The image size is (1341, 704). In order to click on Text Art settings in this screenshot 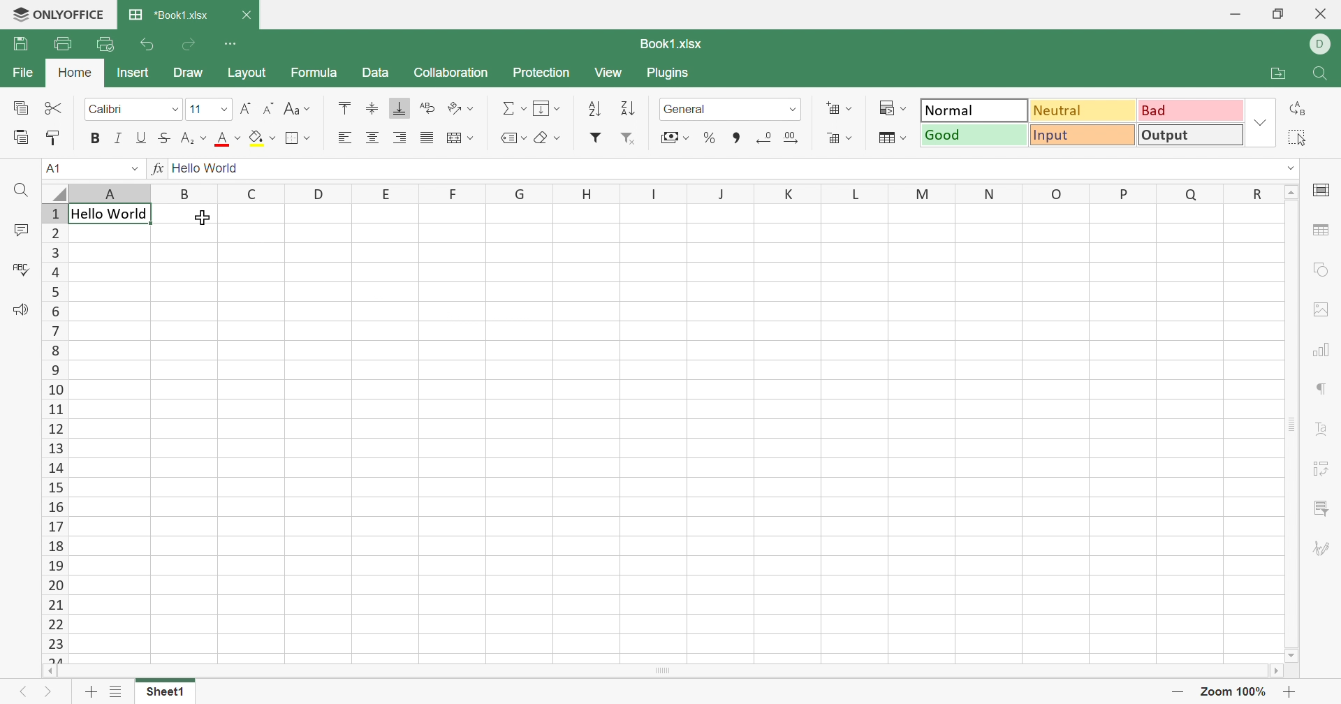, I will do `click(1319, 433)`.